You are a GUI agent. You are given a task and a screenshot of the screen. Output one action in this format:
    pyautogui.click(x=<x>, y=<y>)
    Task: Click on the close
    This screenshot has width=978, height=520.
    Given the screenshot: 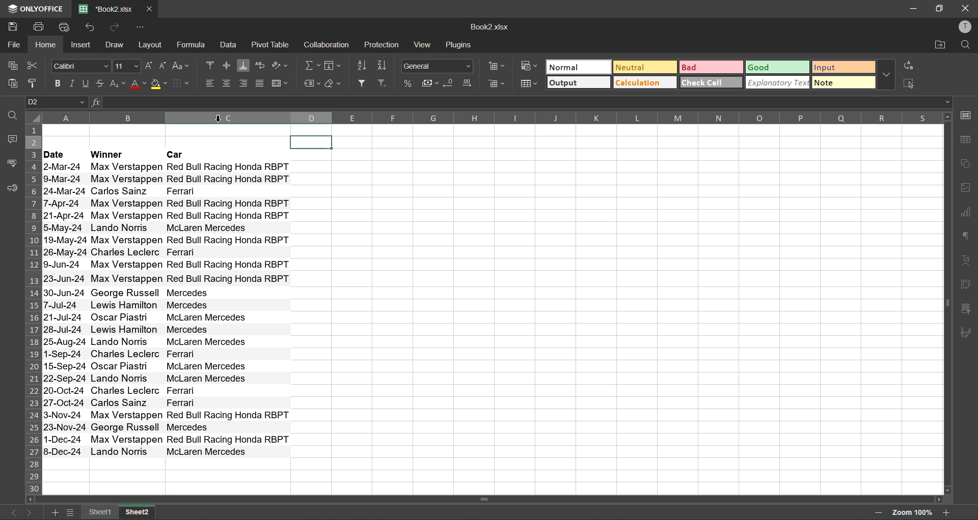 What is the action you would take?
    pyautogui.click(x=964, y=8)
    